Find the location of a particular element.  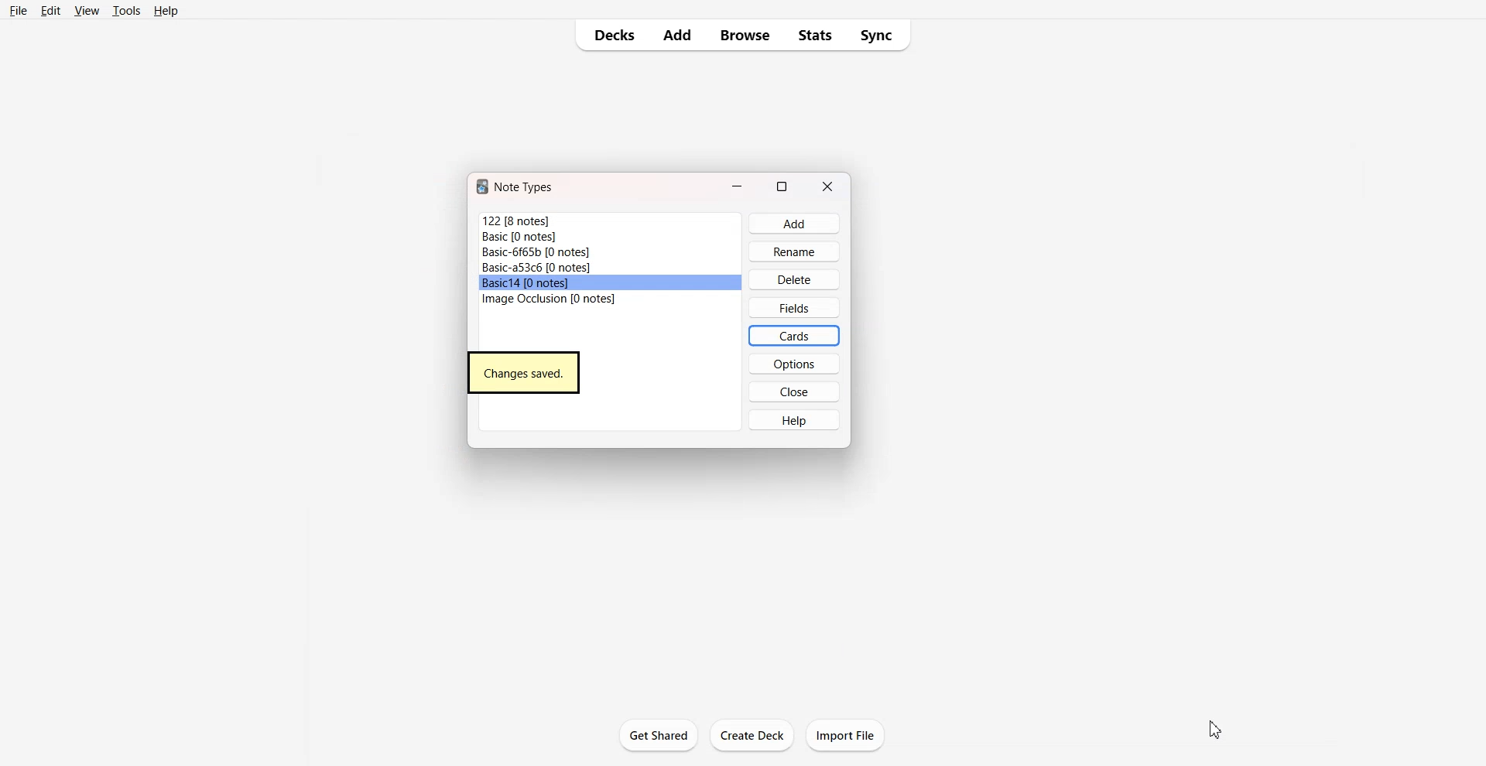

Add is located at coordinates (679, 36).